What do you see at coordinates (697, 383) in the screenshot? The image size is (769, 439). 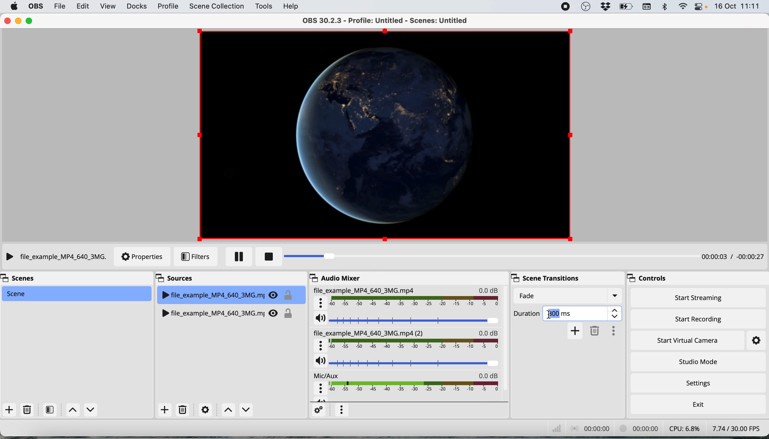 I see `settings` at bounding box center [697, 383].